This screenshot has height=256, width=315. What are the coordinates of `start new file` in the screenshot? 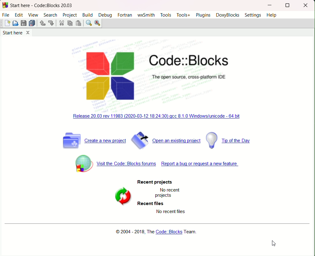 It's located at (8, 24).